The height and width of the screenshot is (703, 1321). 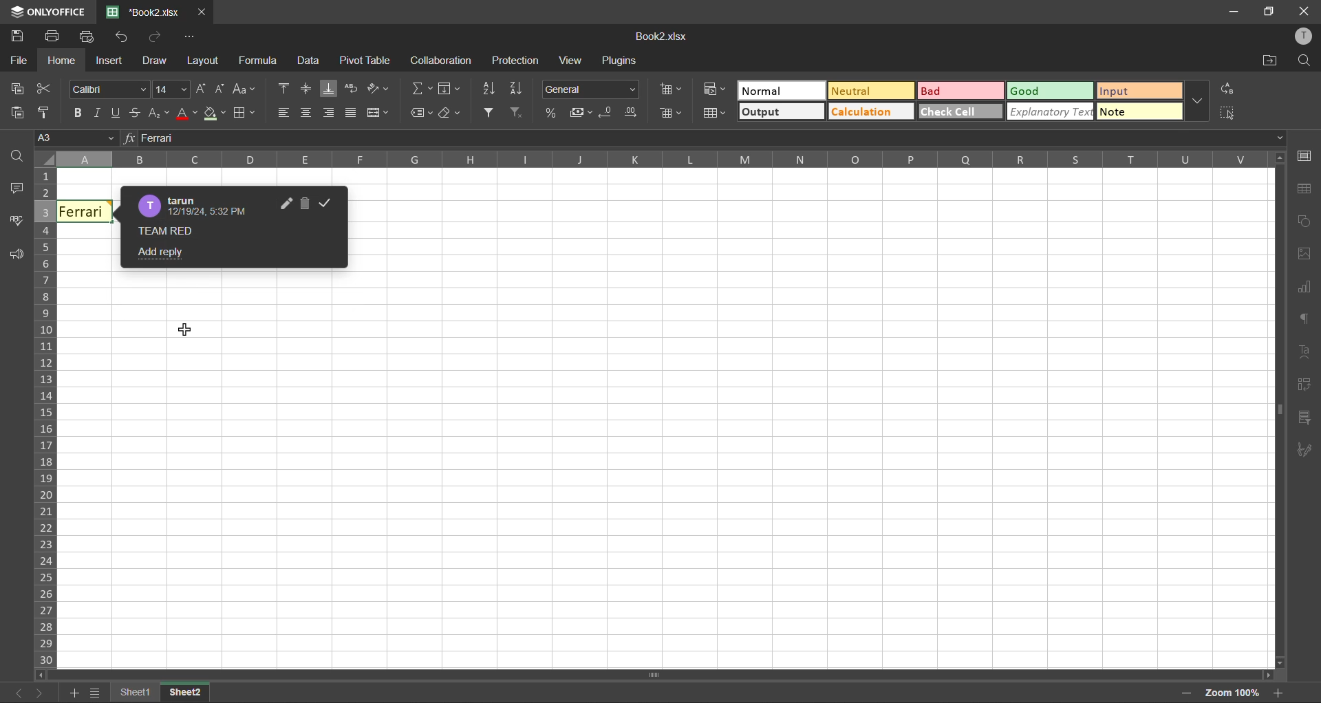 I want to click on align right, so click(x=329, y=114).